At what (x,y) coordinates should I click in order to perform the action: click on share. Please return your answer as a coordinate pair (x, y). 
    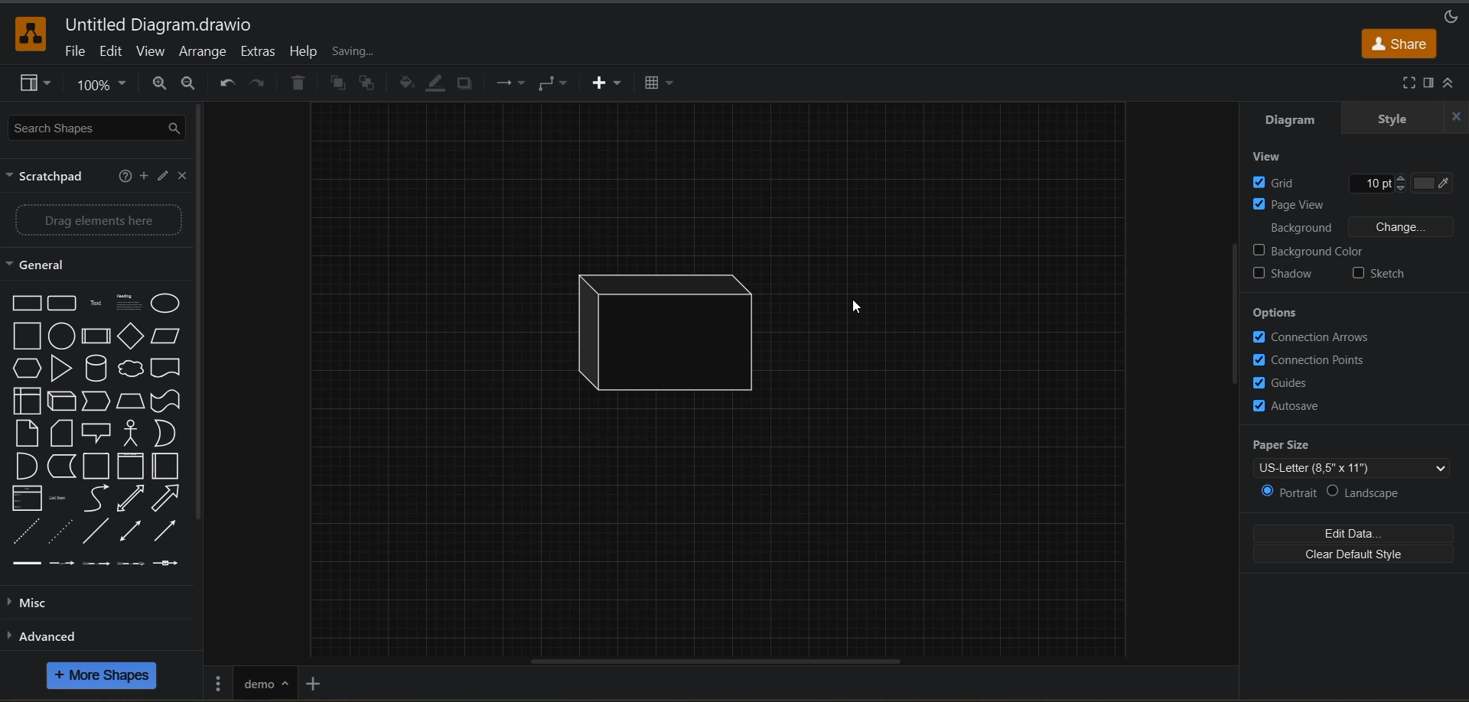
    Looking at the image, I should click on (1399, 44).